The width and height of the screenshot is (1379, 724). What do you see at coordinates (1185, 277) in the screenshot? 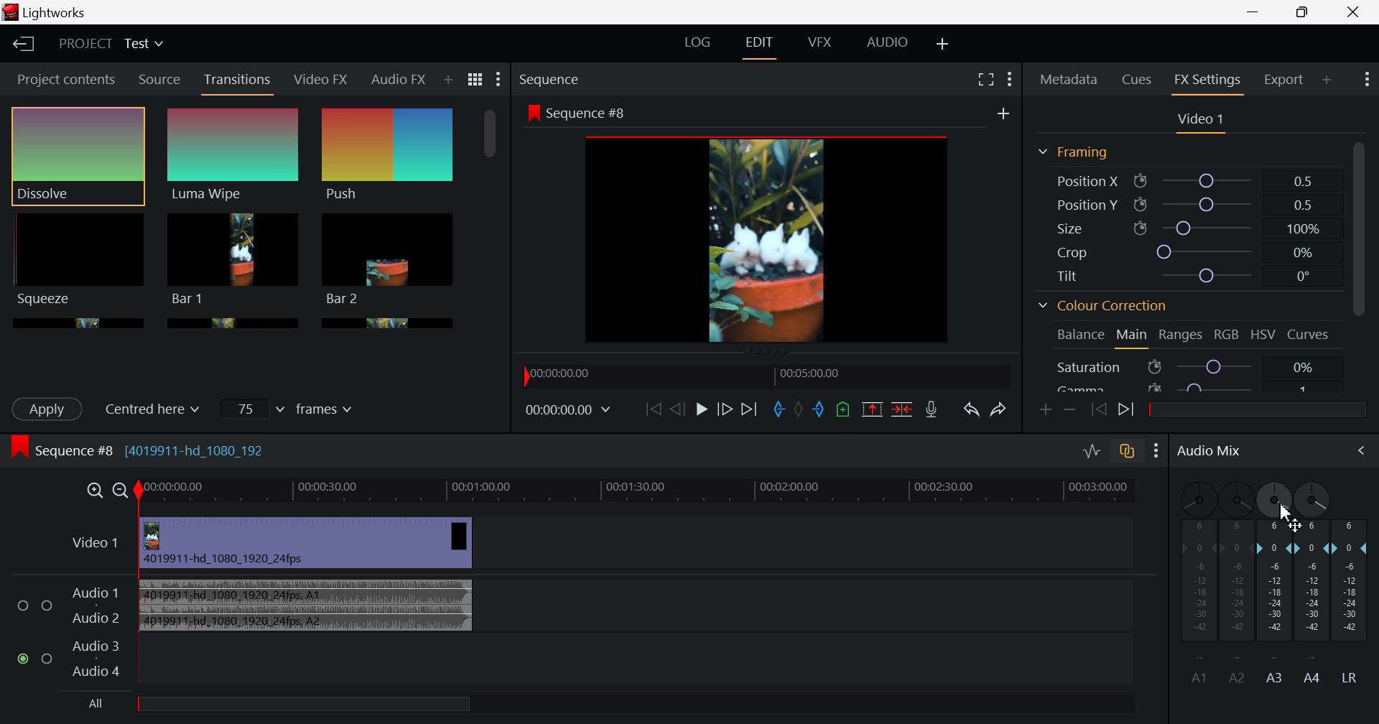
I see `Tilt` at bounding box center [1185, 277].